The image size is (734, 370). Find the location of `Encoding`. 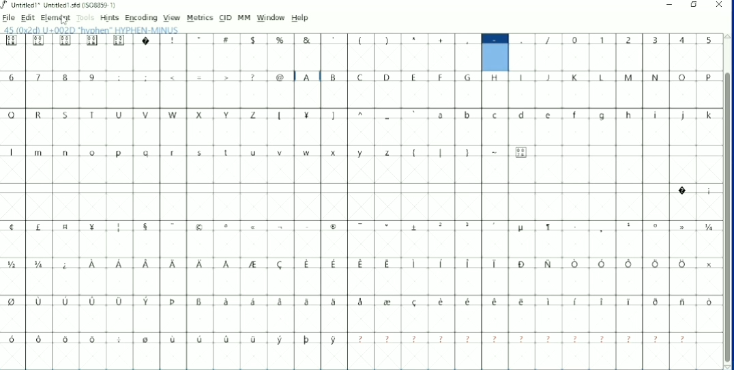

Encoding is located at coordinates (141, 18).